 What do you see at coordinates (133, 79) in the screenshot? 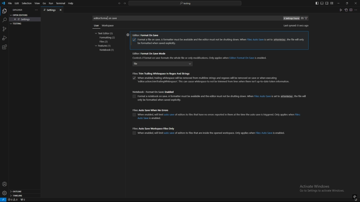
I see `checked` at bounding box center [133, 79].